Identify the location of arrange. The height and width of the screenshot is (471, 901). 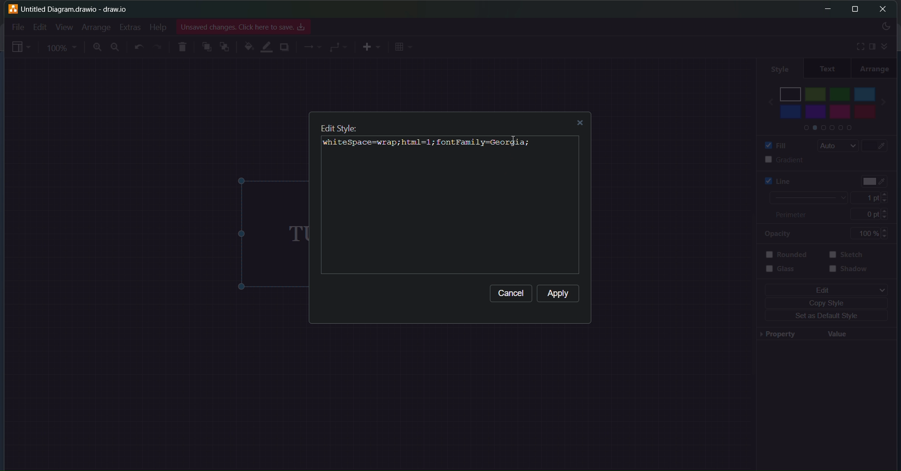
(875, 68).